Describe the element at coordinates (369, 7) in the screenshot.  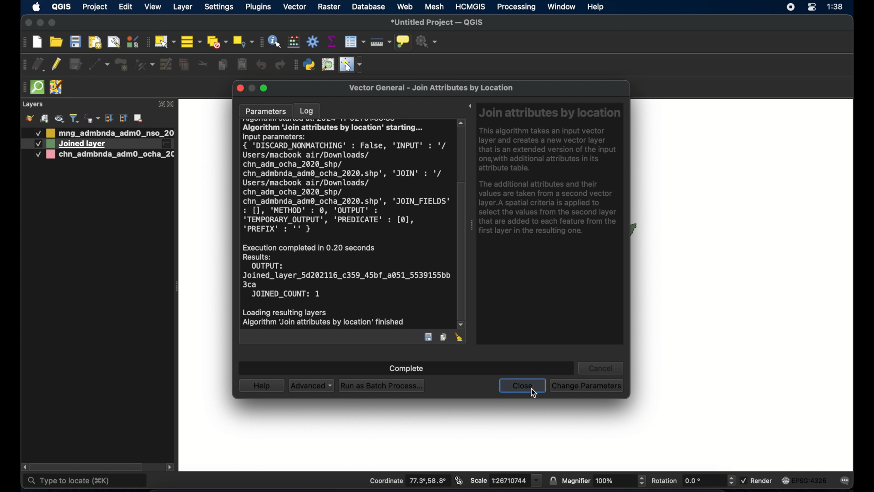
I see `database` at that location.